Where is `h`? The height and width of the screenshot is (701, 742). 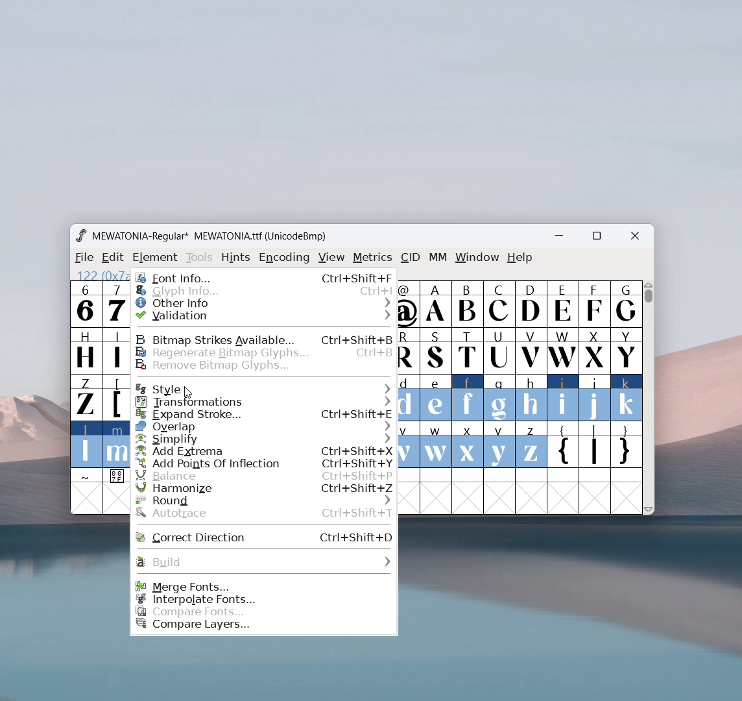
h is located at coordinates (530, 396).